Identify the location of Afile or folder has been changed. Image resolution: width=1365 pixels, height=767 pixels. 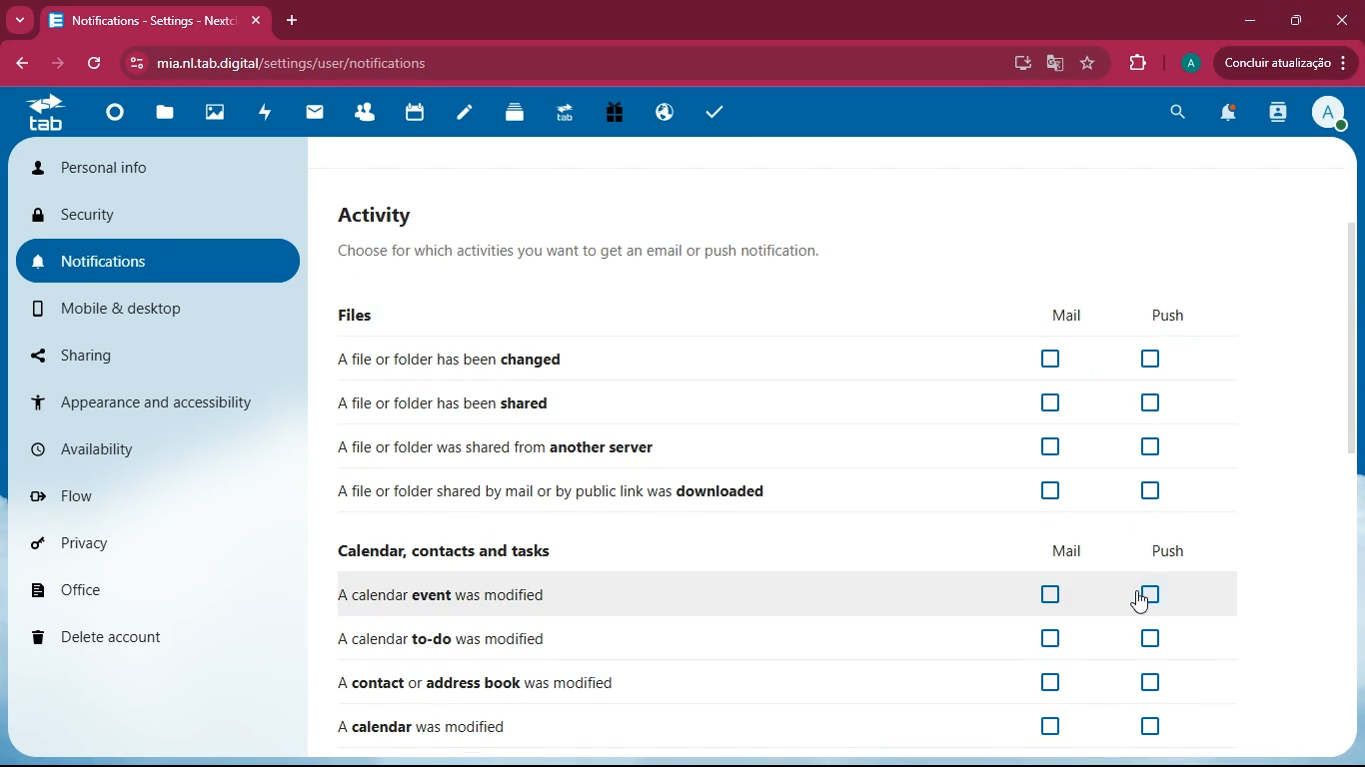
(446, 361).